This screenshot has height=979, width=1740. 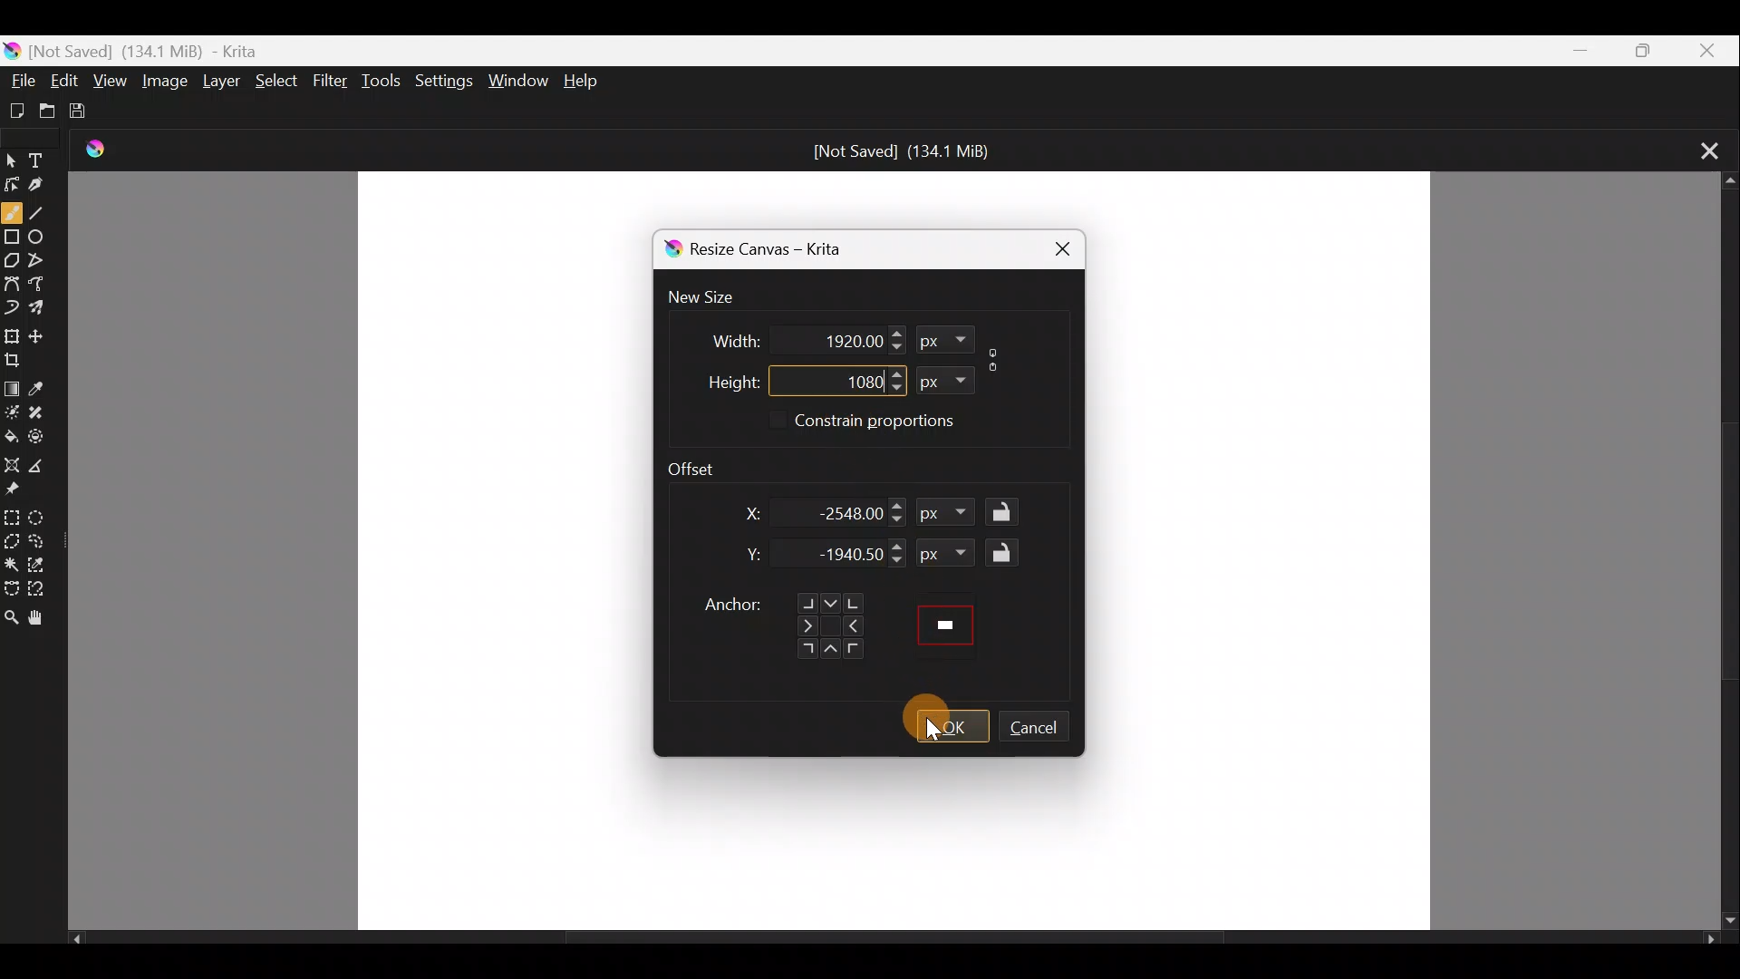 I want to click on Tools, so click(x=384, y=82).